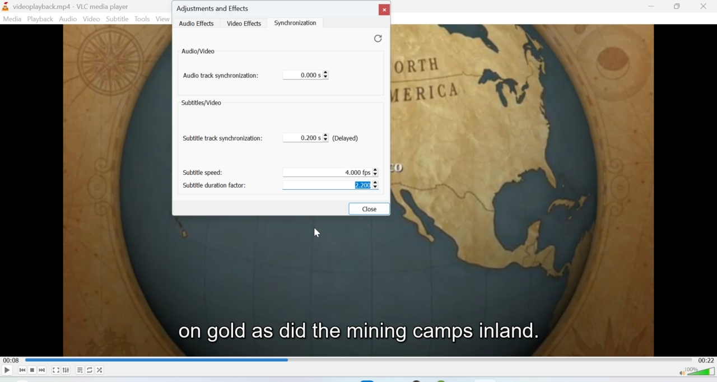 This screenshot has width=717, height=382. I want to click on subtitles/video, so click(203, 104).